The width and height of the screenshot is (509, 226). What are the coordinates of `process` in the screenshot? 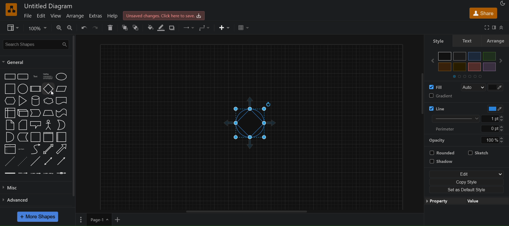 It's located at (36, 89).